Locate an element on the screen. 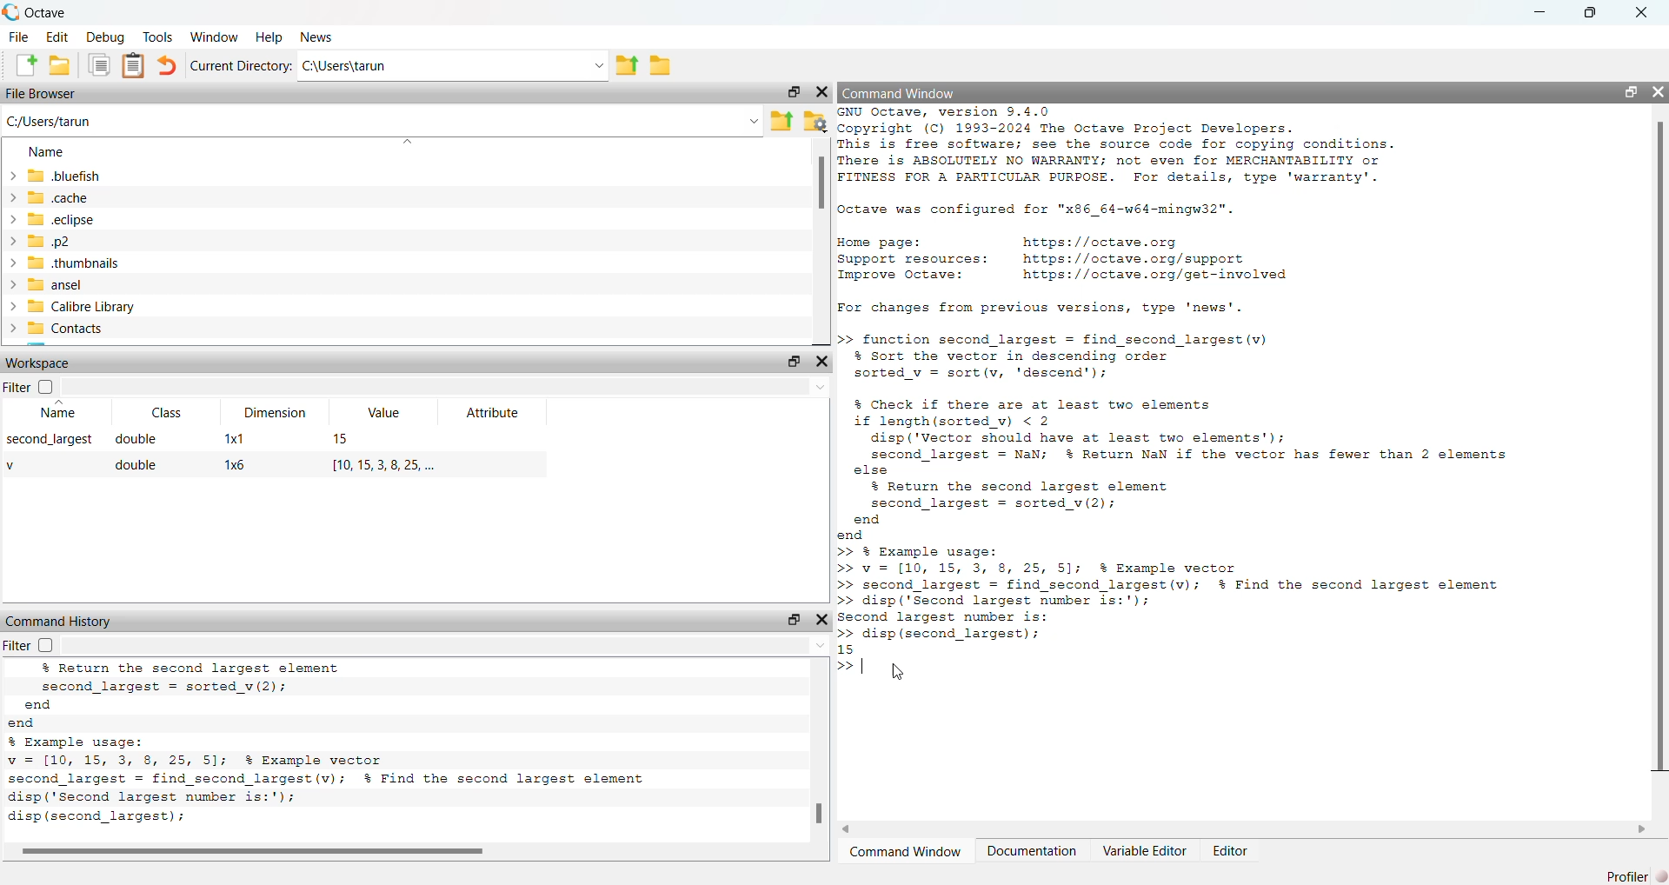 This screenshot has width=1669, height=885. hide widget is located at coordinates (1659, 89).